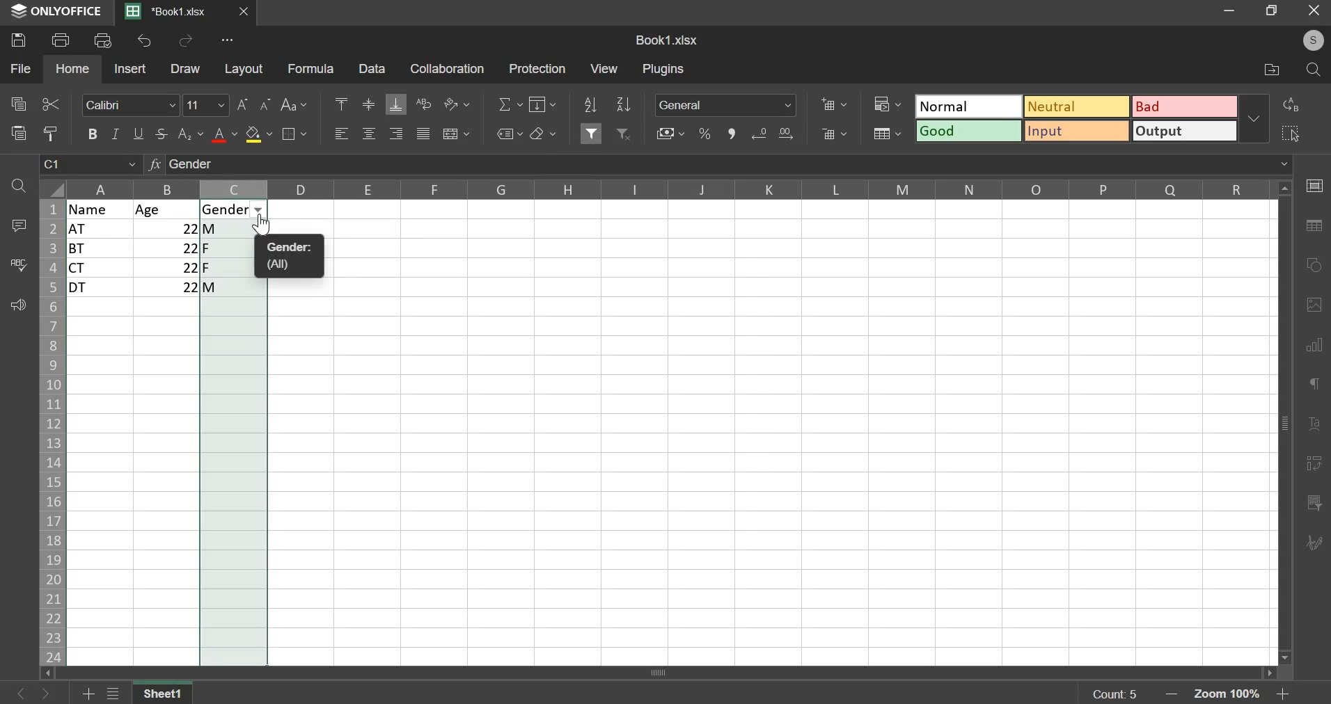 The width and height of the screenshot is (1331, 704). Describe the element at coordinates (732, 134) in the screenshot. I see `comma style` at that location.